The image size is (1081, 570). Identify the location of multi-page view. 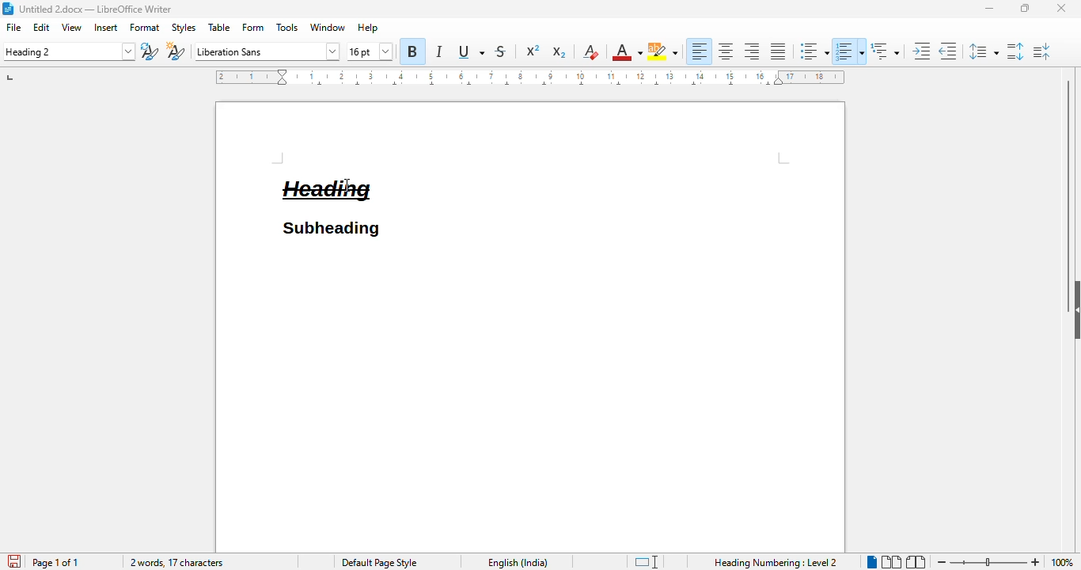
(891, 562).